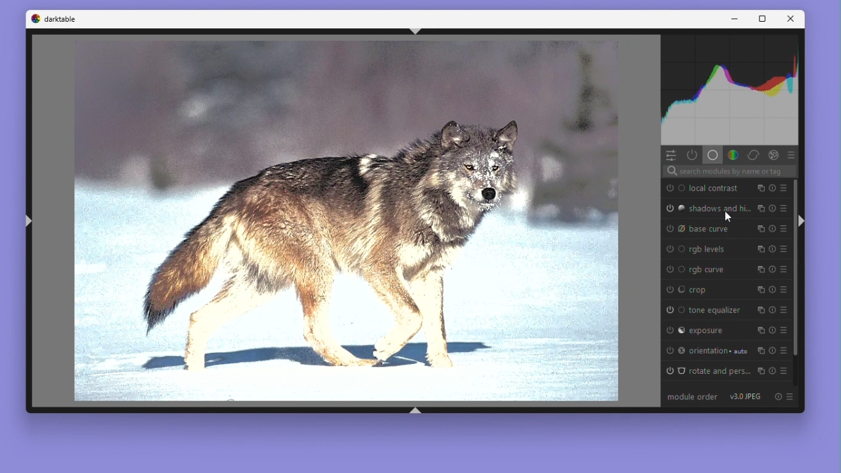 This screenshot has width=841, height=473. I want to click on rotate and pers..., so click(720, 370).